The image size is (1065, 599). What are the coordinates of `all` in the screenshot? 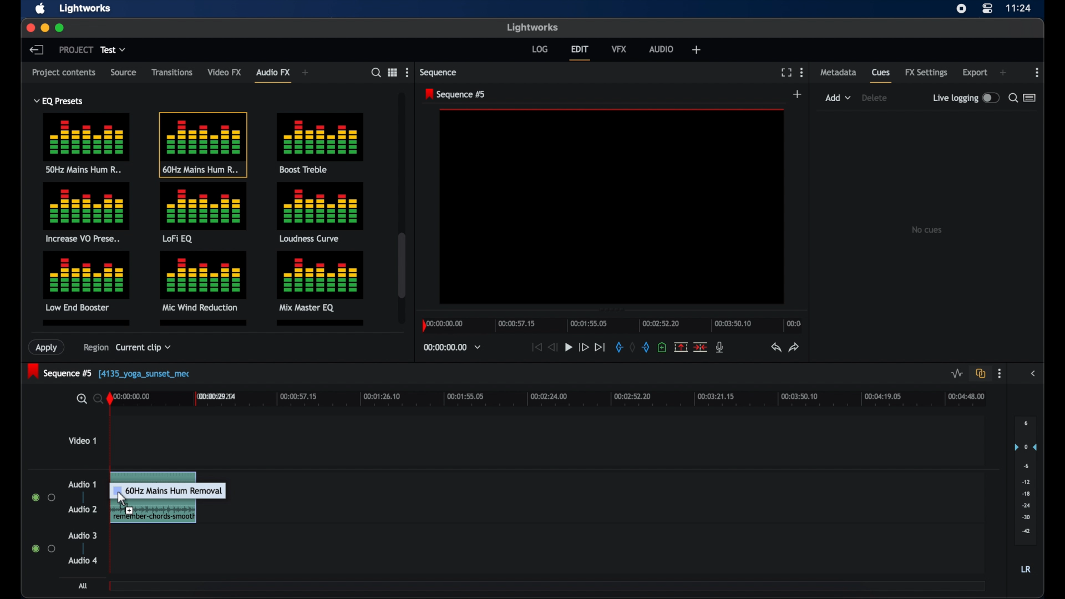 It's located at (82, 586).